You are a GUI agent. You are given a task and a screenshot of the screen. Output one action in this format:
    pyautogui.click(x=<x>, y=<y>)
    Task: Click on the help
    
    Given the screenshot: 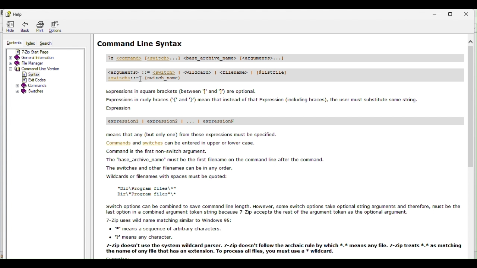 What is the action you would take?
    pyautogui.click(x=14, y=14)
    